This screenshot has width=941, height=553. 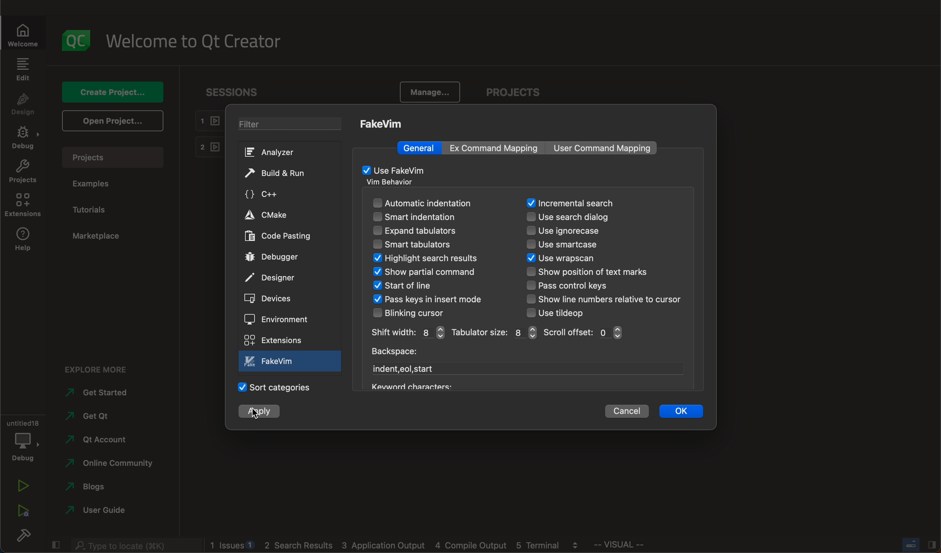 I want to click on welcome, so click(x=24, y=35).